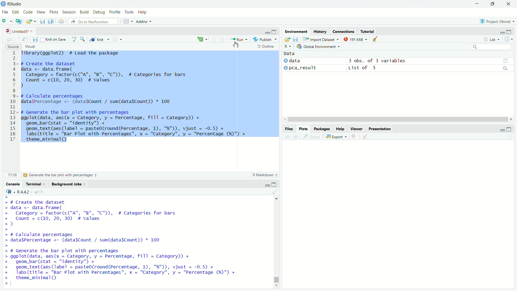 This screenshot has height=291, width=517. I want to click on Debug, so click(100, 12).